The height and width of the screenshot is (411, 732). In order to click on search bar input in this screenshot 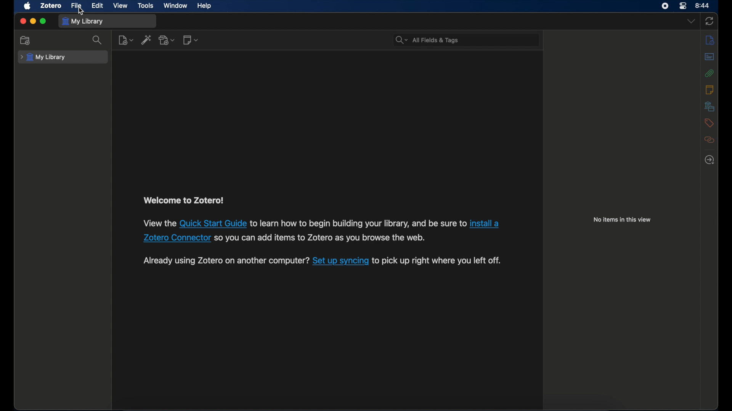, I will do `click(475, 40)`.